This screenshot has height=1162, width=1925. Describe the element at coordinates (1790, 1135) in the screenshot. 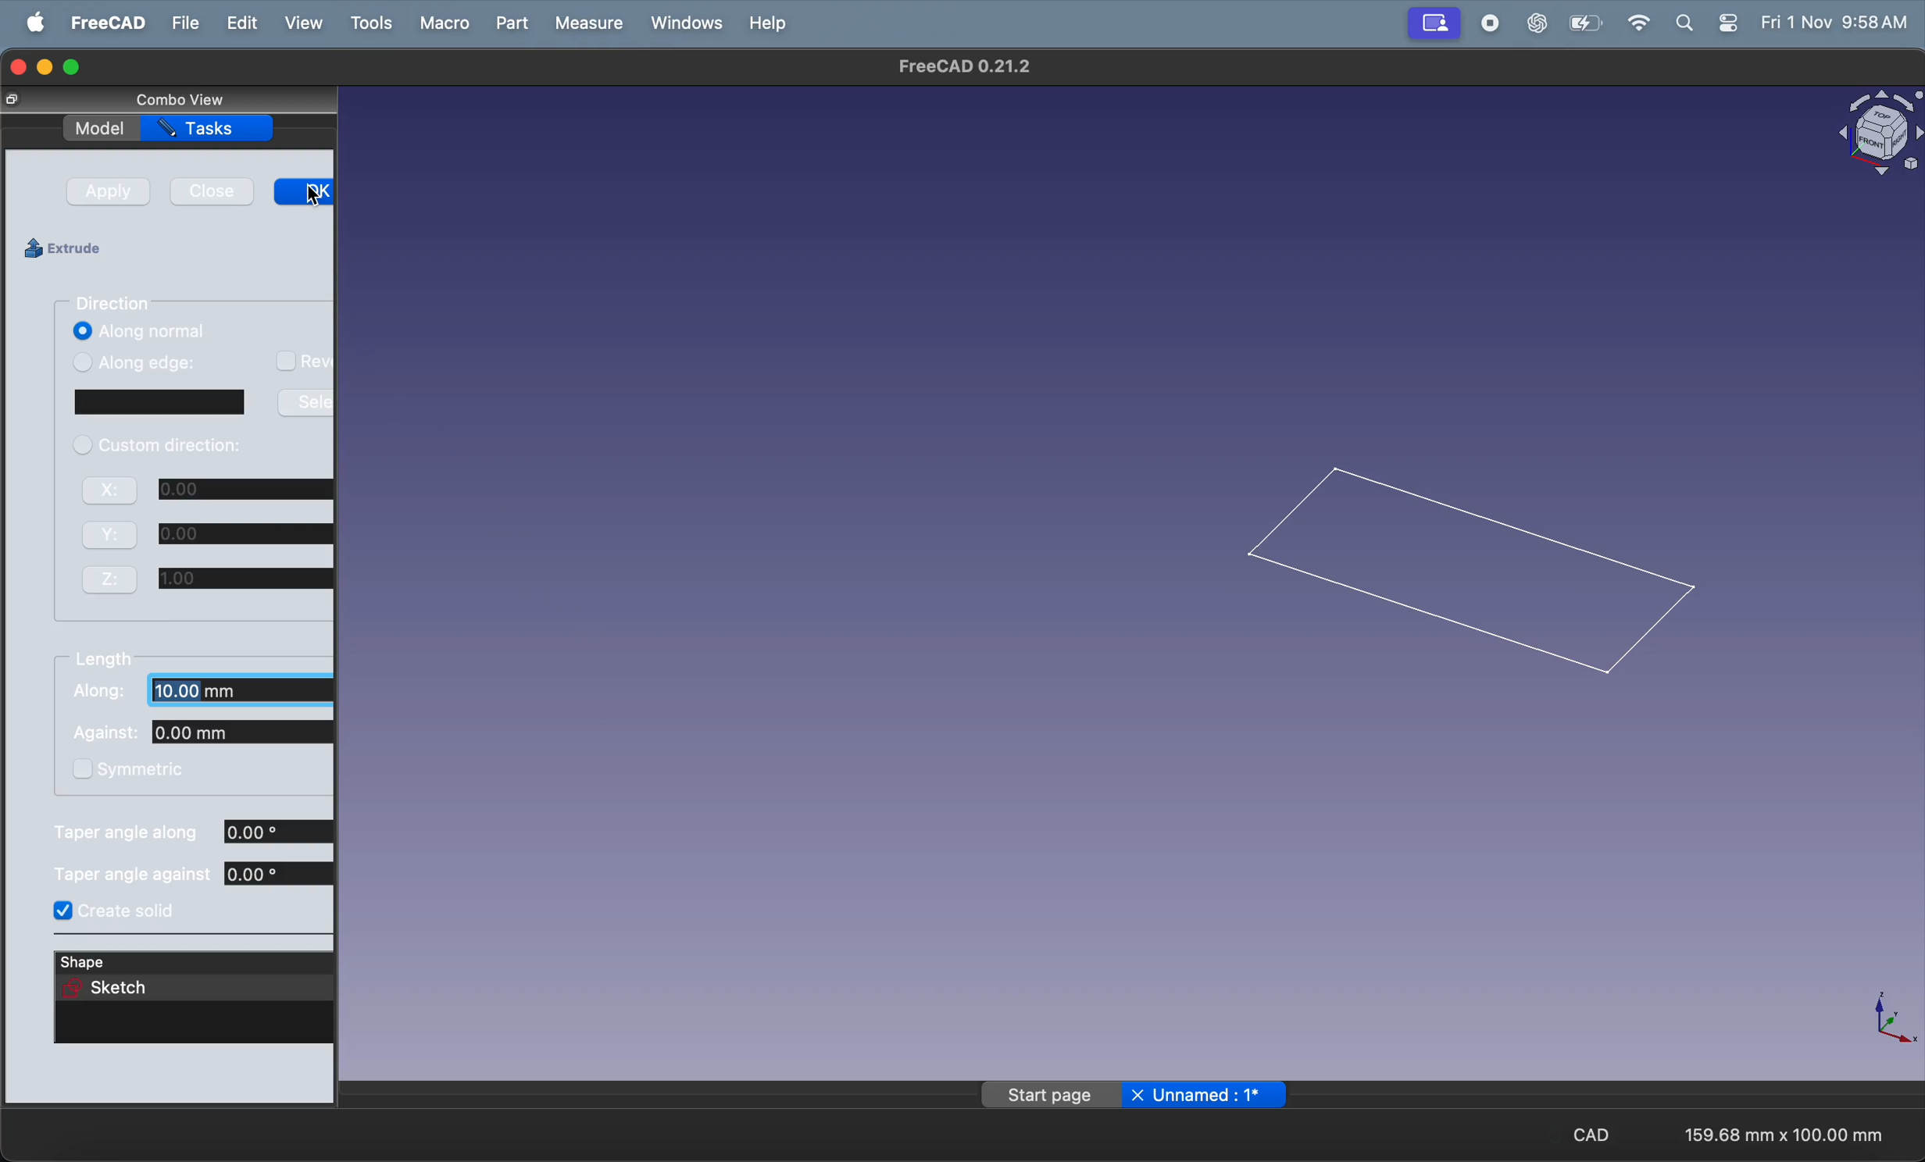

I see `aspect ratio` at that location.